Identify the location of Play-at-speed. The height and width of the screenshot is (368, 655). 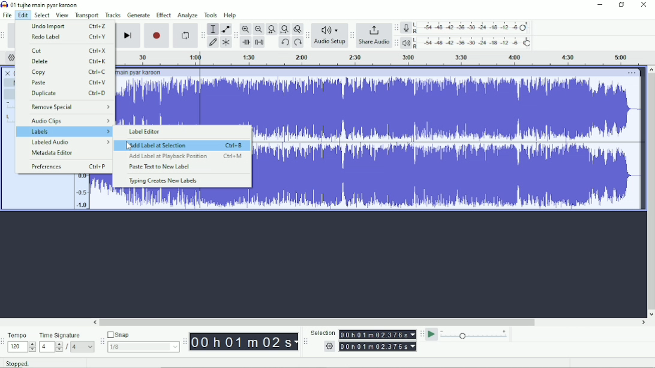
(431, 334).